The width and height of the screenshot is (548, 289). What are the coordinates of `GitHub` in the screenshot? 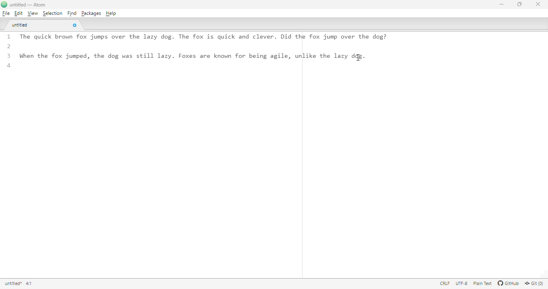 It's located at (508, 284).